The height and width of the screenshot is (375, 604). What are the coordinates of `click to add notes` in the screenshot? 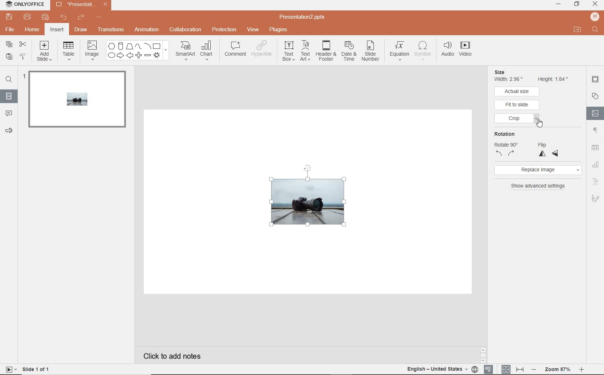 It's located at (189, 355).